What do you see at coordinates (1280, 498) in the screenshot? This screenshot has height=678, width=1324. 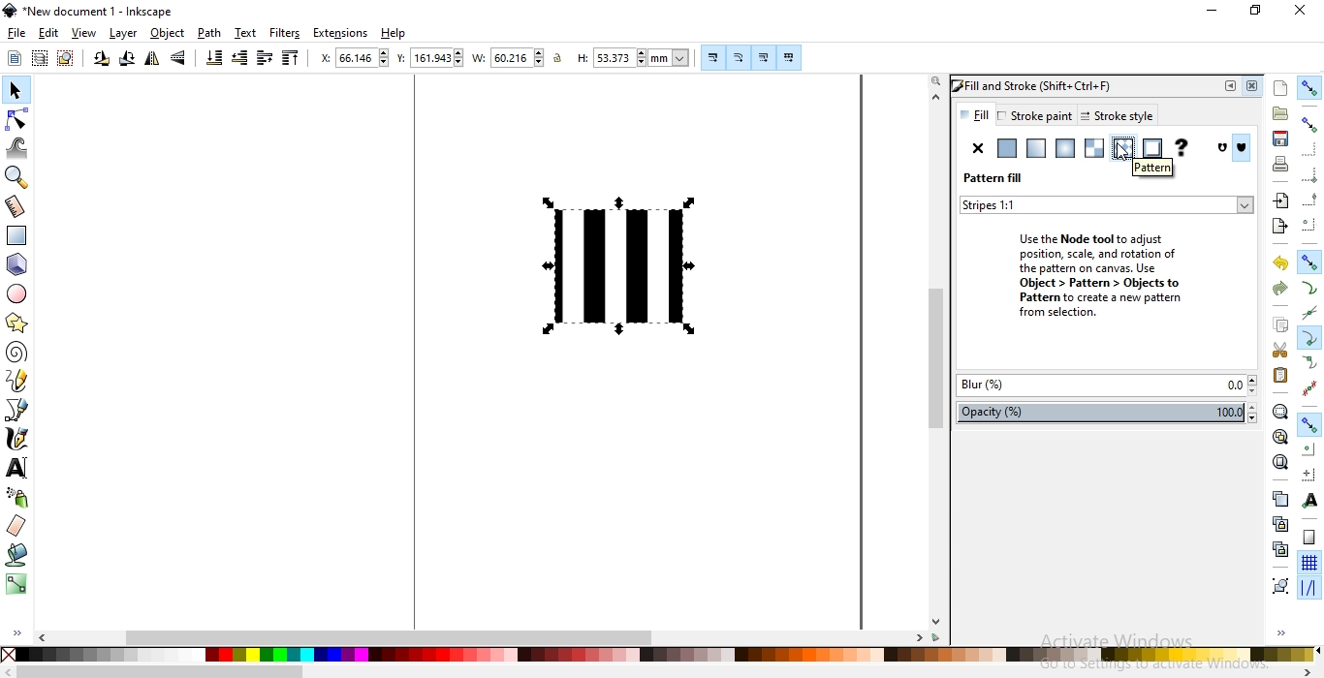 I see `create duplicate` at bounding box center [1280, 498].